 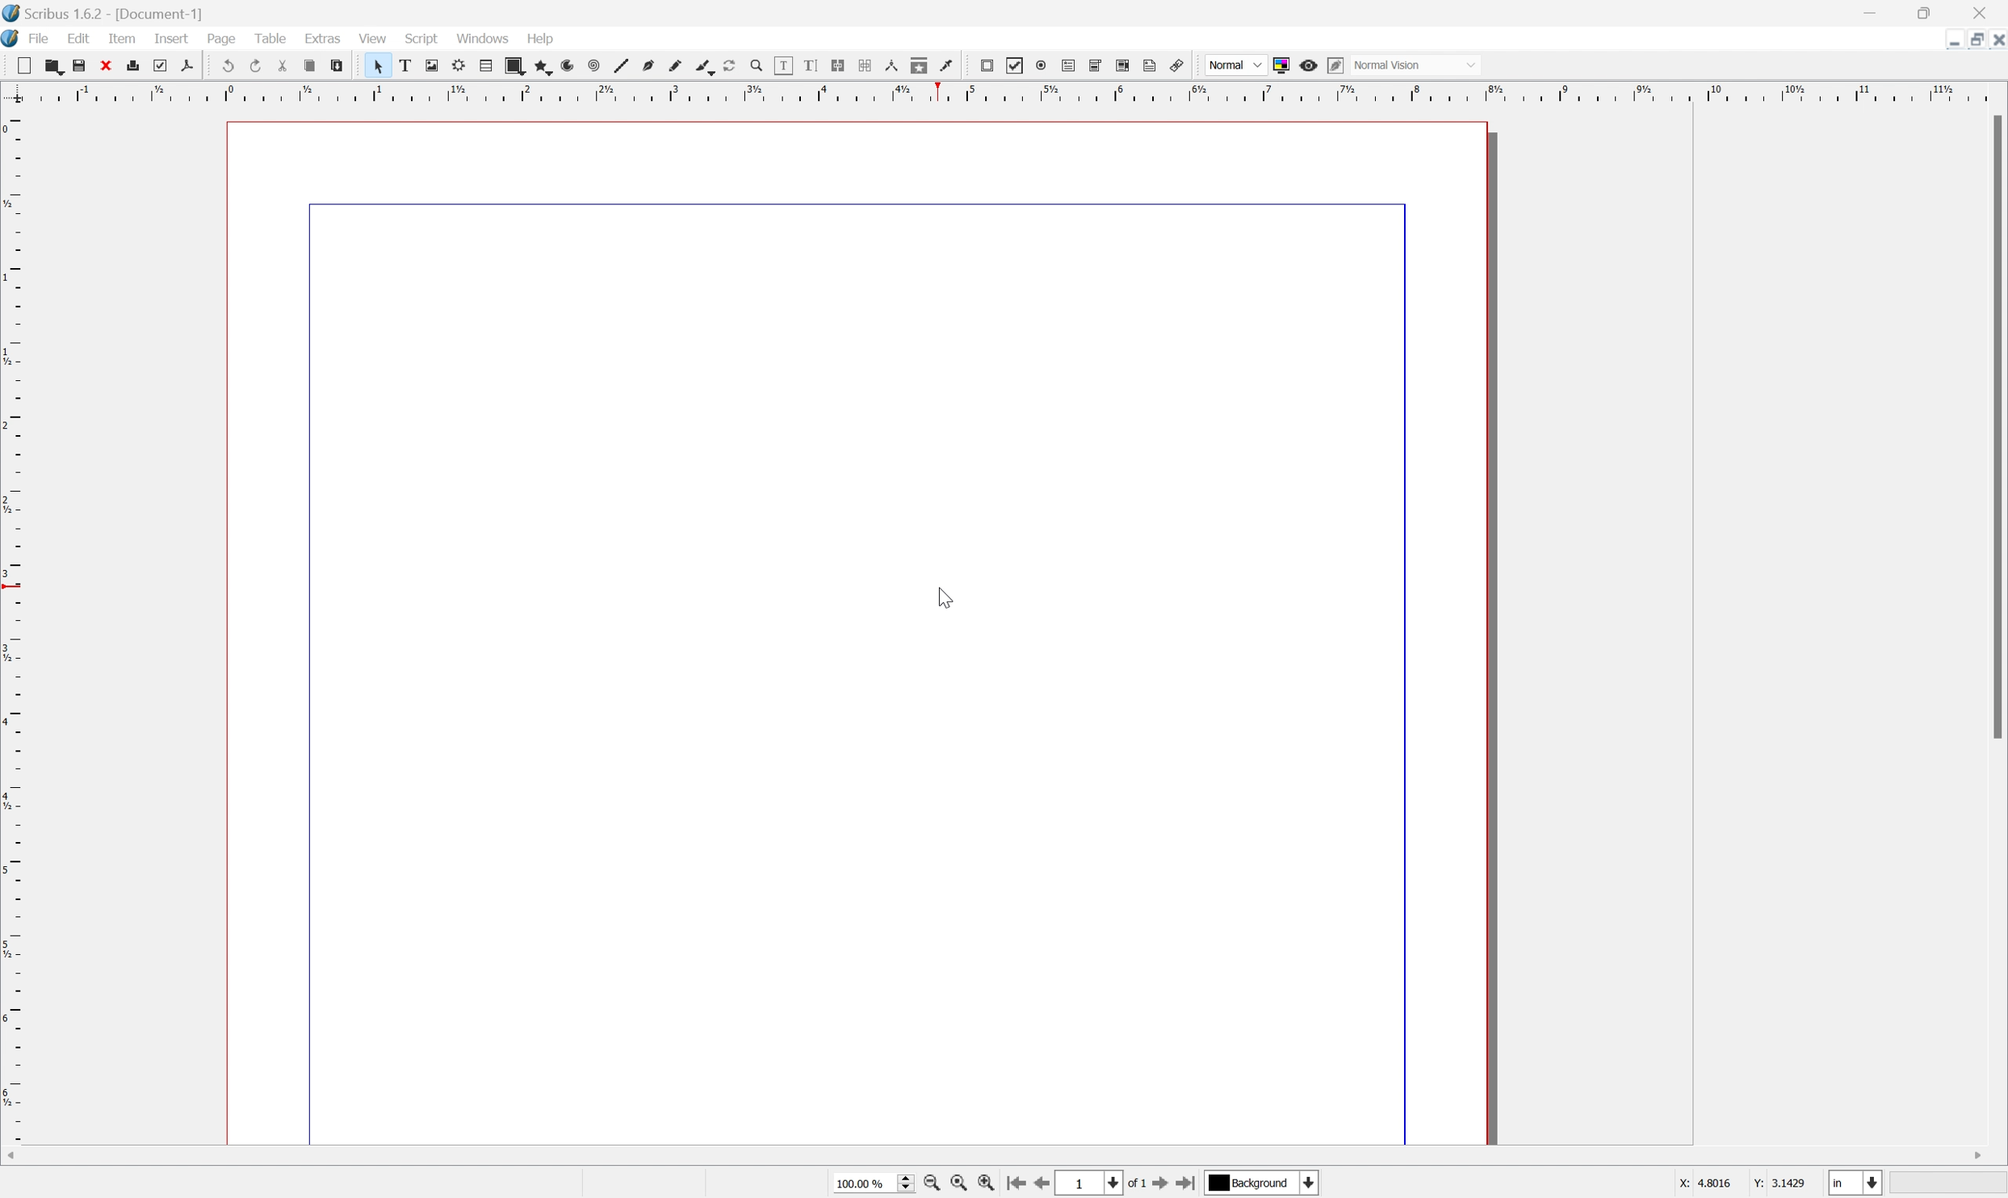 What do you see at coordinates (593, 65) in the screenshot?
I see `spiral` at bounding box center [593, 65].